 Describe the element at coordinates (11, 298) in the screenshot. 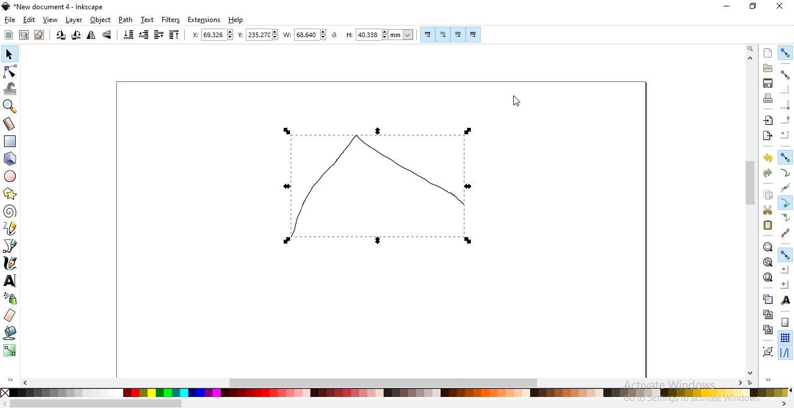

I see `spray objects by scuplting or painting` at that location.